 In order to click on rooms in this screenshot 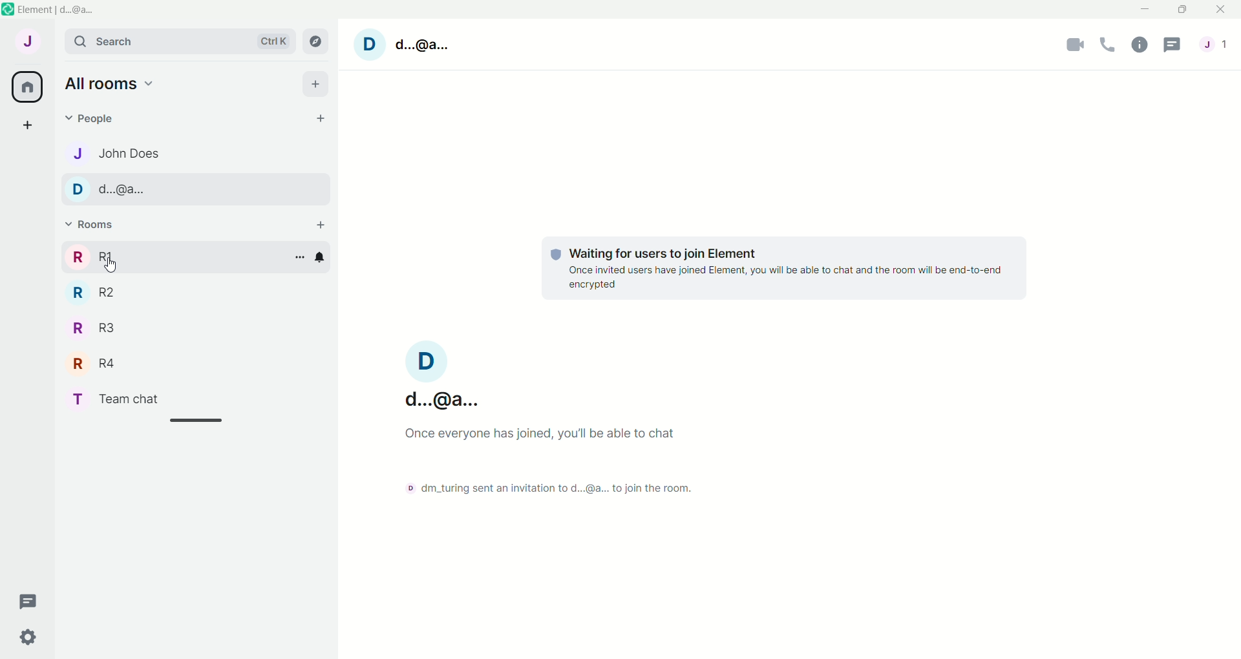, I will do `click(111, 257)`.